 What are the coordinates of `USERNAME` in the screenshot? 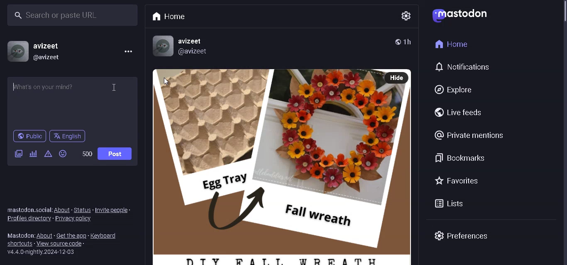 It's located at (53, 43).